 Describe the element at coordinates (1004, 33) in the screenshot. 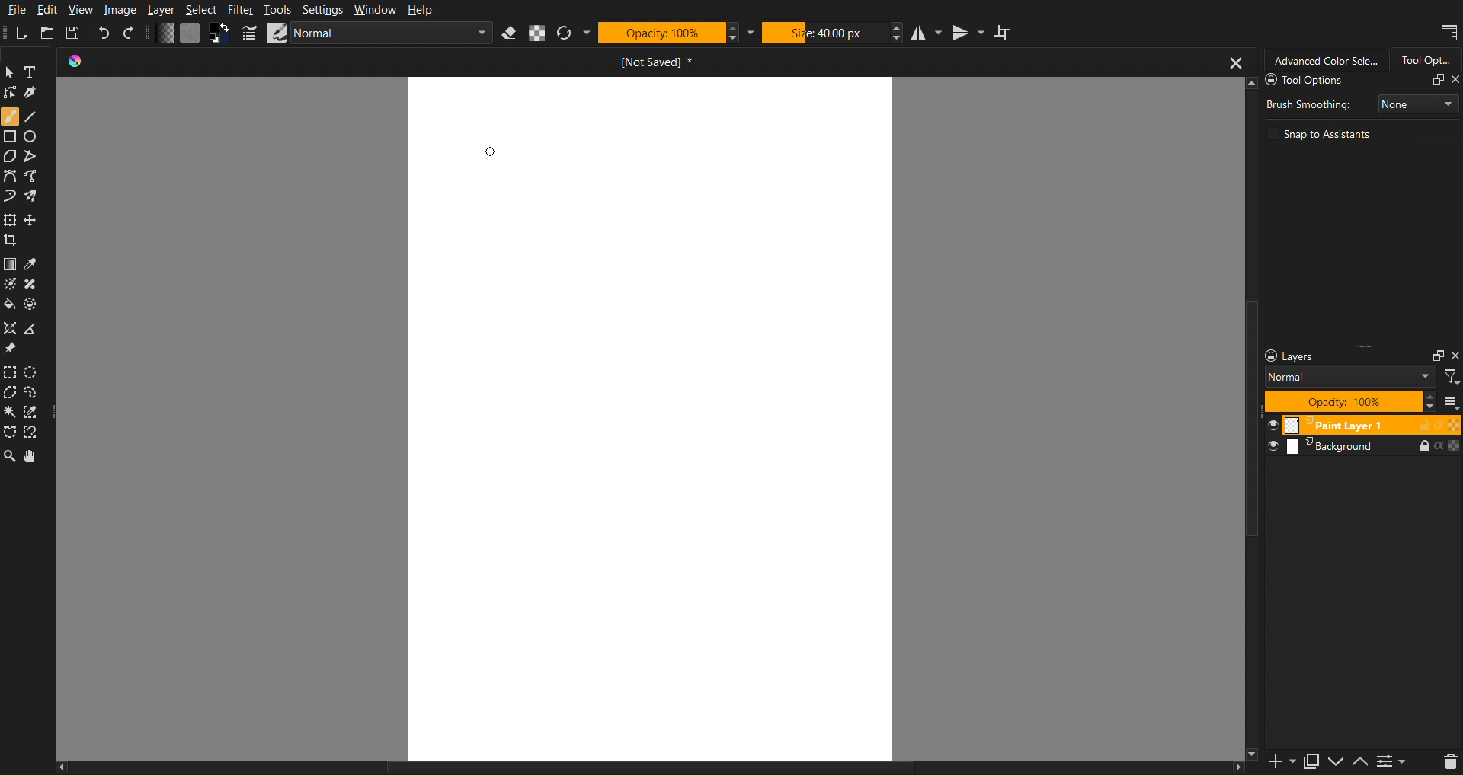

I see `Wrap Around` at that location.